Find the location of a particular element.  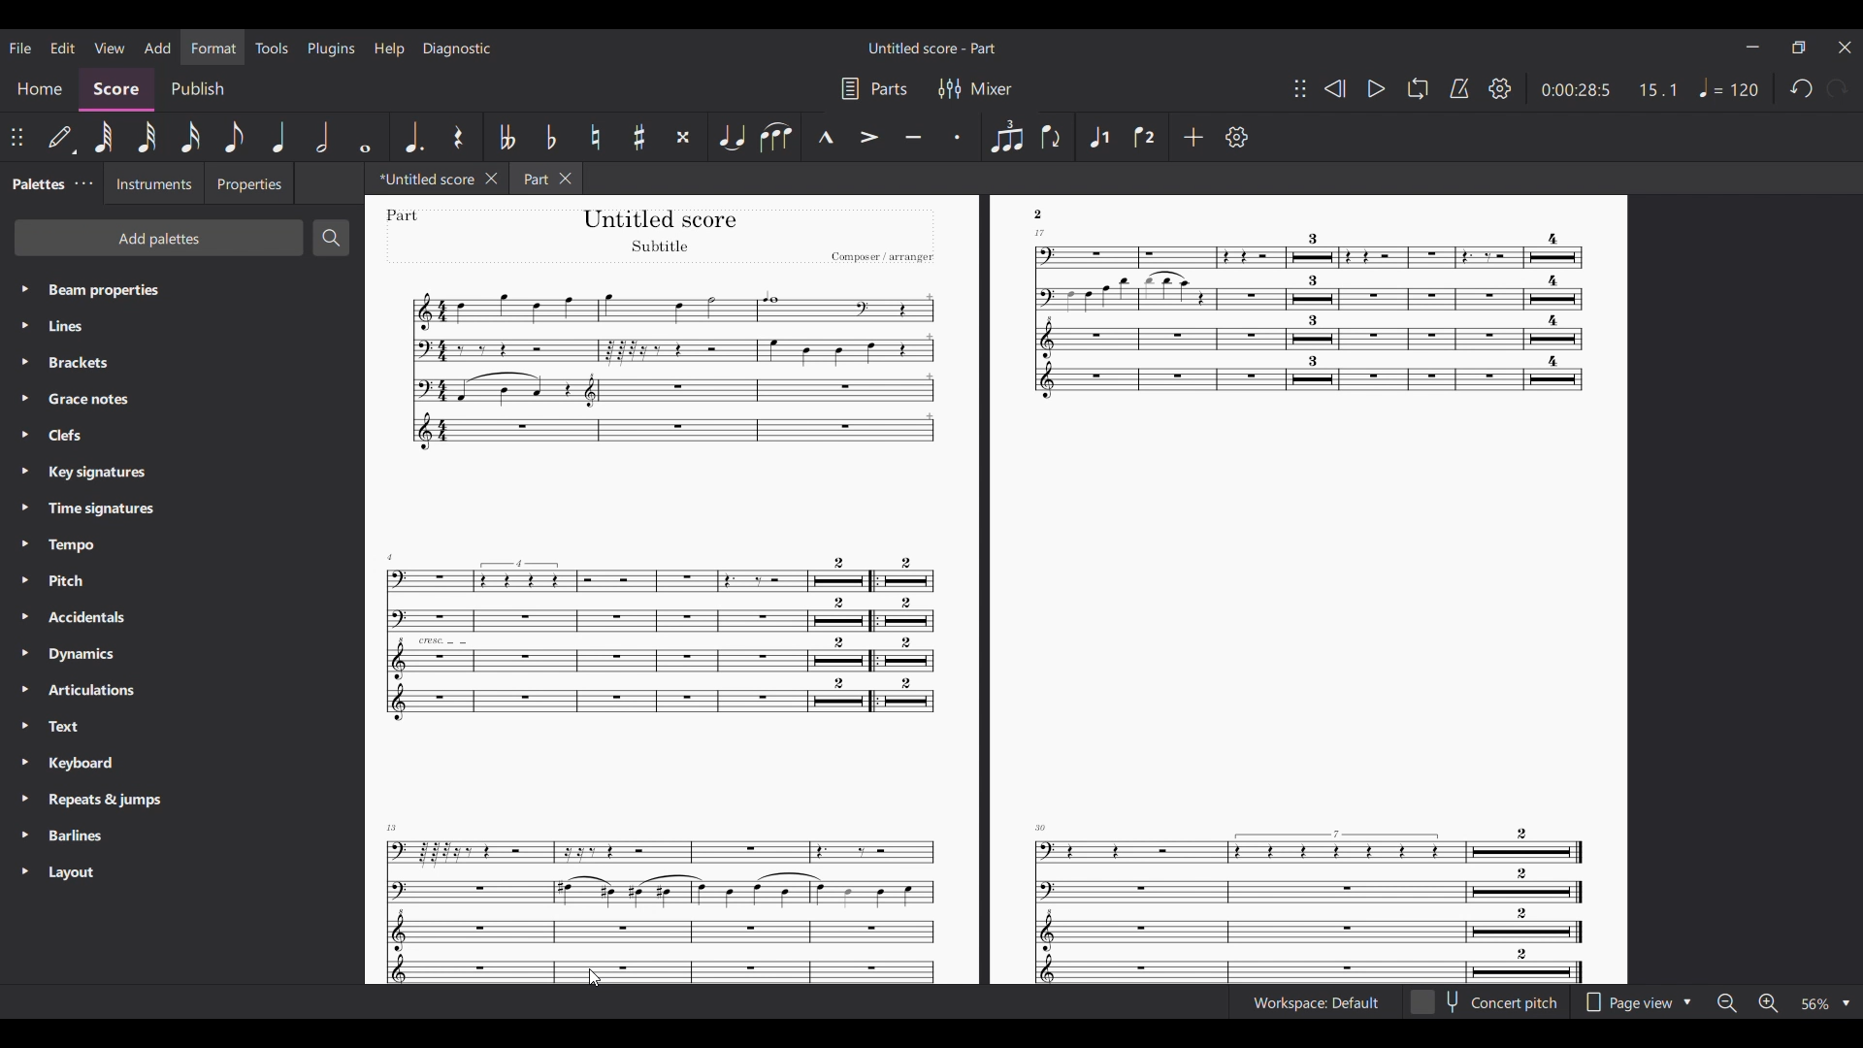

 is located at coordinates (1044, 214).